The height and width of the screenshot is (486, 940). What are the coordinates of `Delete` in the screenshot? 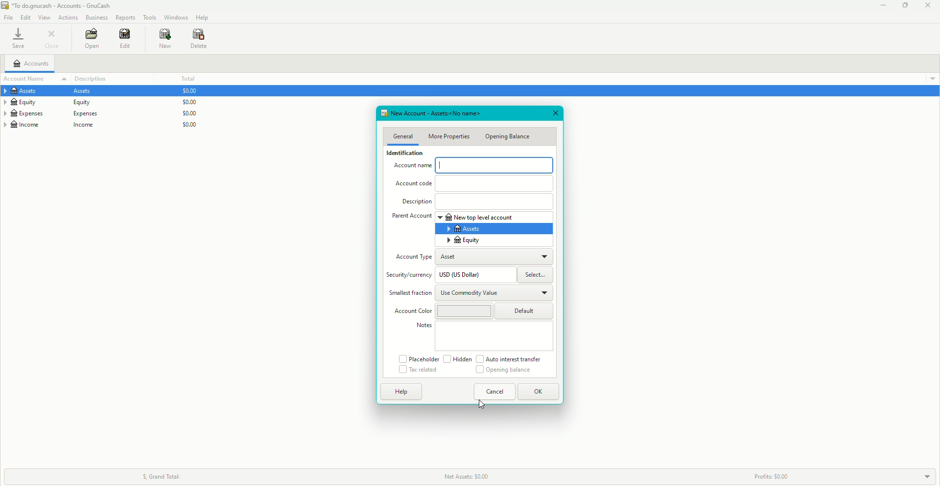 It's located at (199, 39).